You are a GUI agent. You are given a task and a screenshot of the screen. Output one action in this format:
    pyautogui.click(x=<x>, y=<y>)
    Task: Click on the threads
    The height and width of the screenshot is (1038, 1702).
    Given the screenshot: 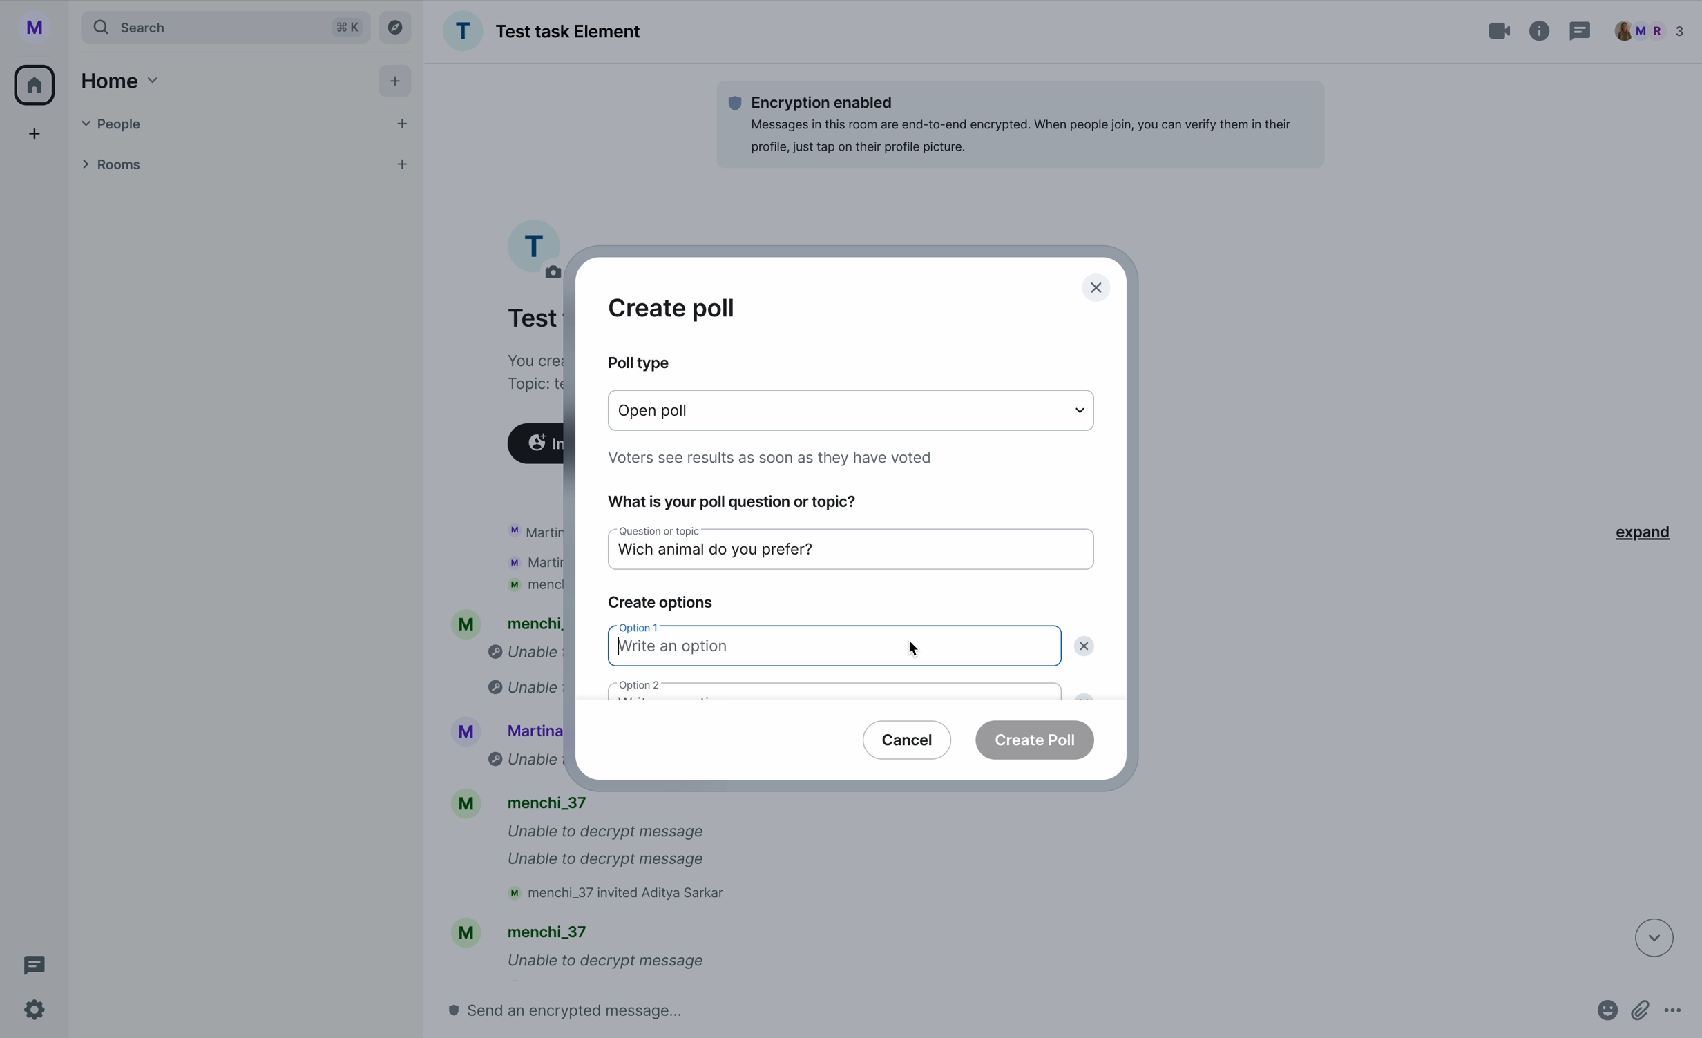 What is the action you would take?
    pyautogui.click(x=1578, y=33)
    